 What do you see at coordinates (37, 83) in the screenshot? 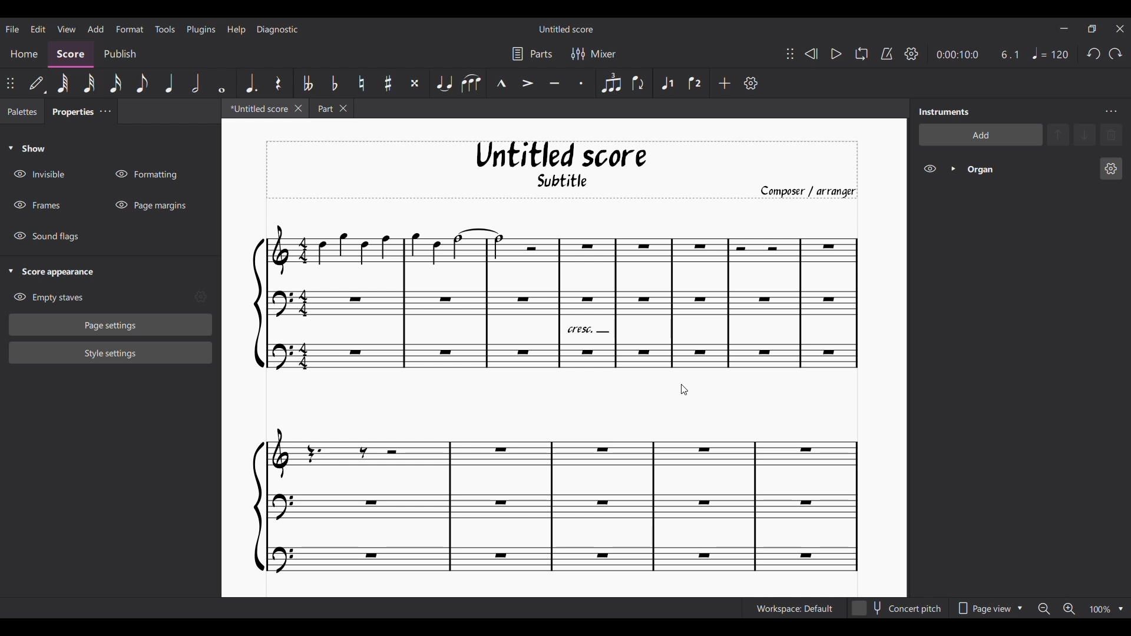
I see `Default` at bounding box center [37, 83].